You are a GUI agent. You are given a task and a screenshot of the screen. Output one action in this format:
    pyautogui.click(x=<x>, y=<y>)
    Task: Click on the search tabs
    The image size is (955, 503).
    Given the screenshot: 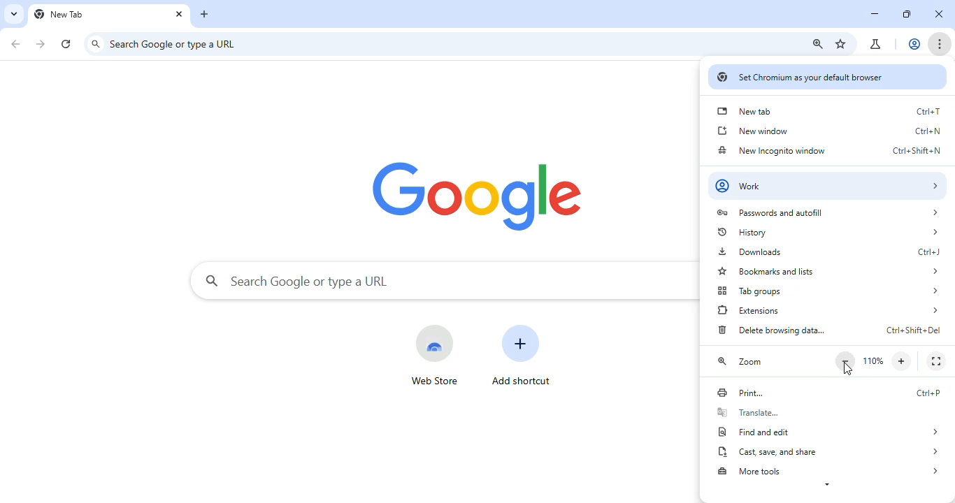 What is the action you would take?
    pyautogui.click(x=14, y=13)
    